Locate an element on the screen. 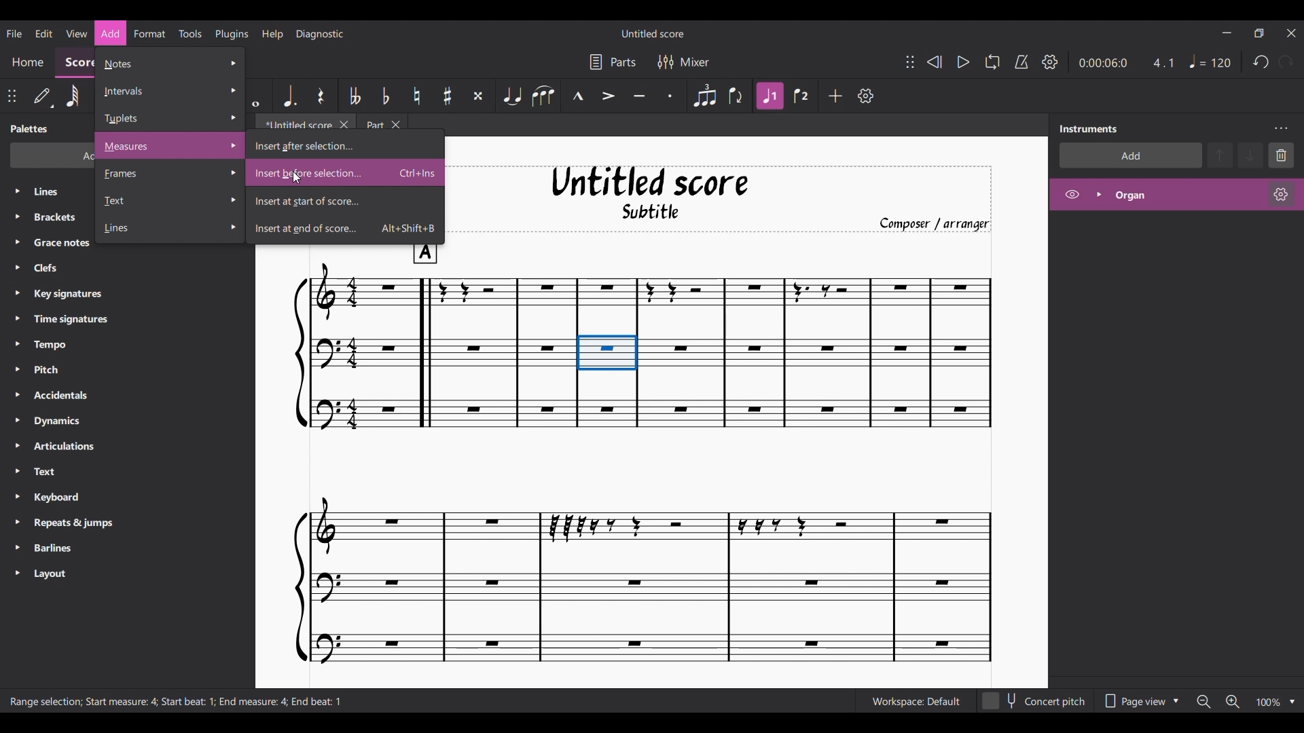 This screenshot has height=733, width=1304. Rest is located at coordinates (321, 96).